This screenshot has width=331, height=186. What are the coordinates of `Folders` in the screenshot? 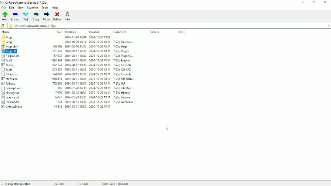 It's located at (154, 32).